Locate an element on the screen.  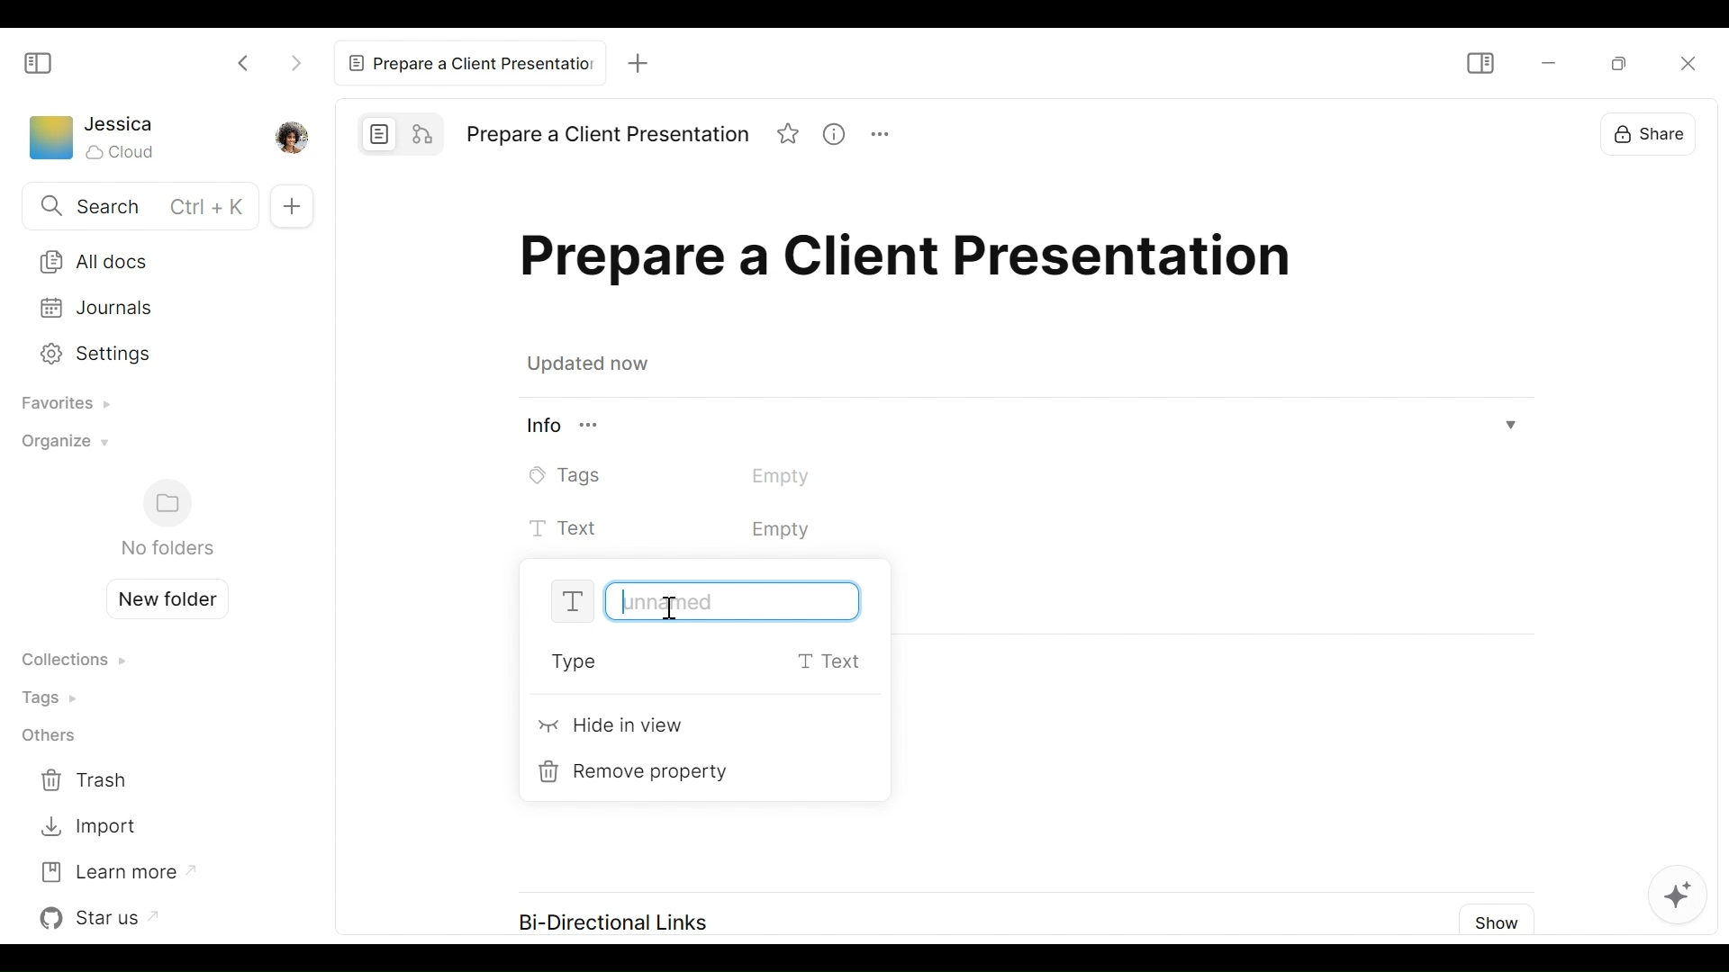
Favorites is located at coordinates (59, 405).